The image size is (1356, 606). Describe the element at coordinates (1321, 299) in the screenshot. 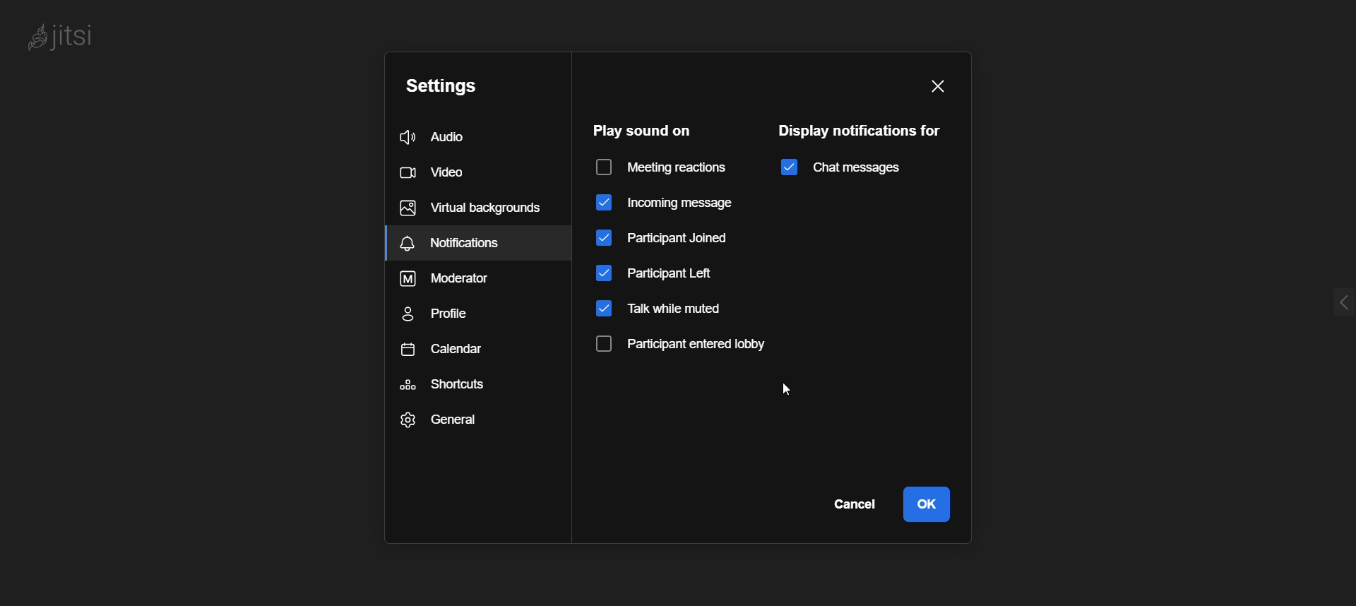

I see `expand` at that location.